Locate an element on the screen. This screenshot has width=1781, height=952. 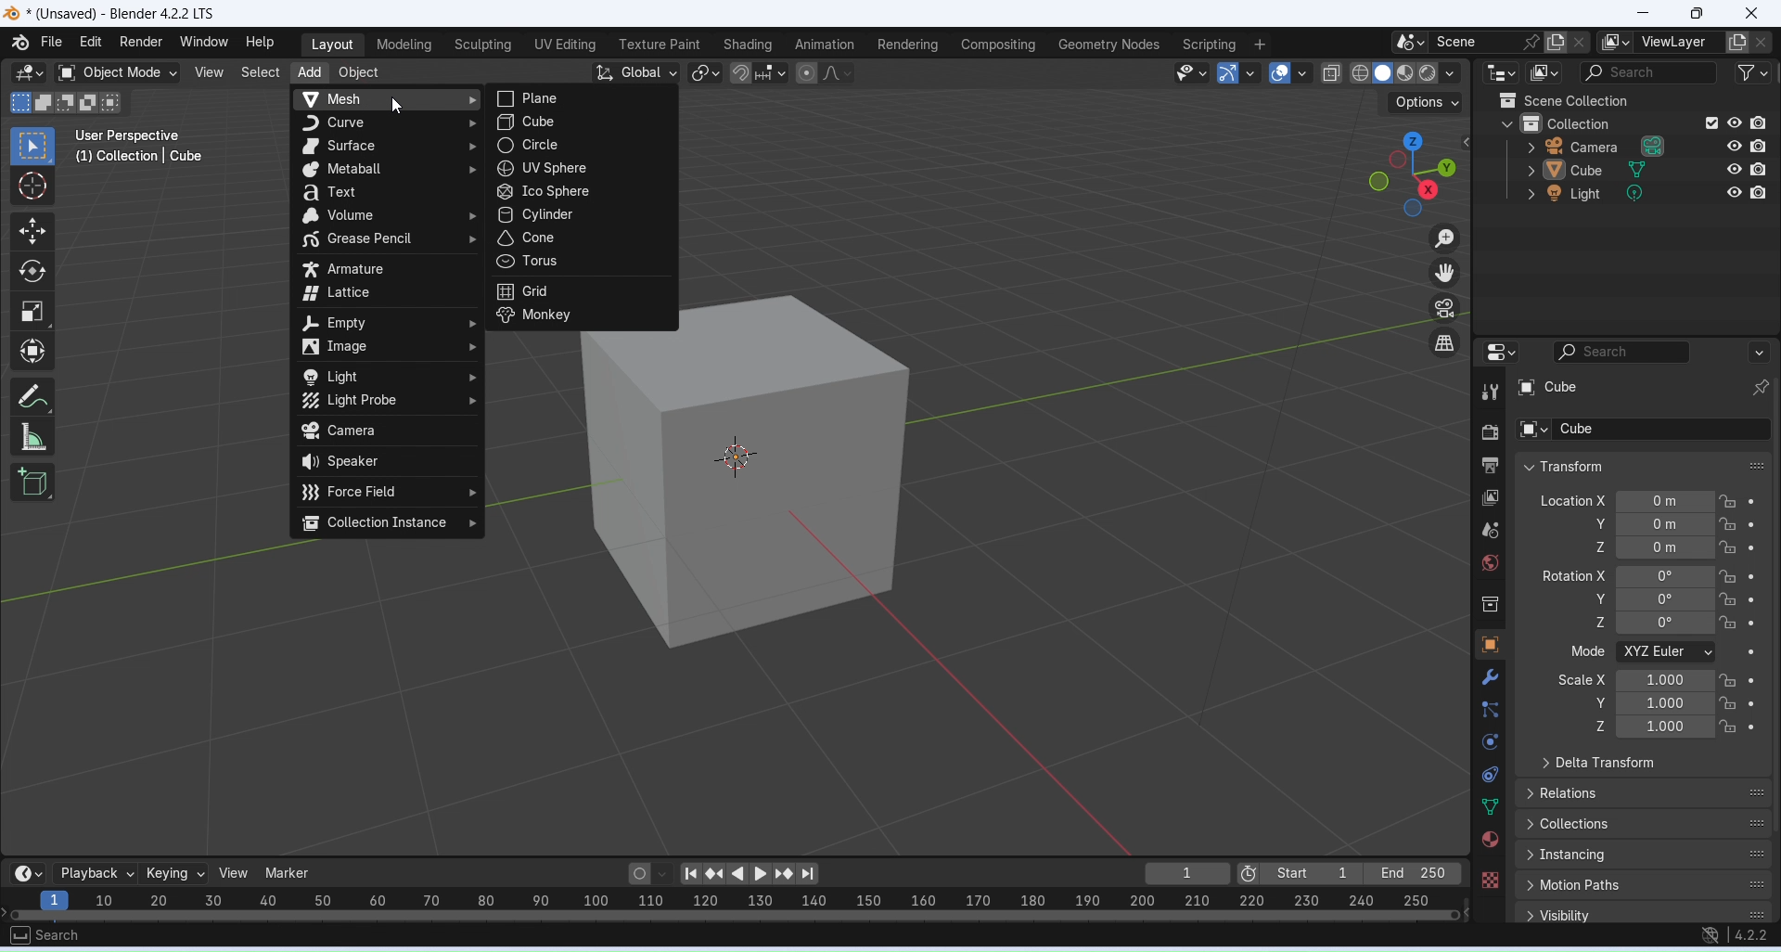
Modifiers is located at coordinates (1493, 676).